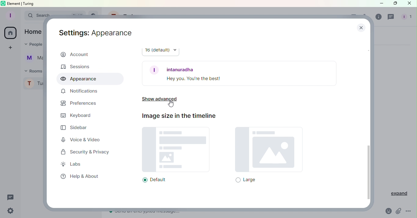  I want to click on More Options, so click(410, 212).